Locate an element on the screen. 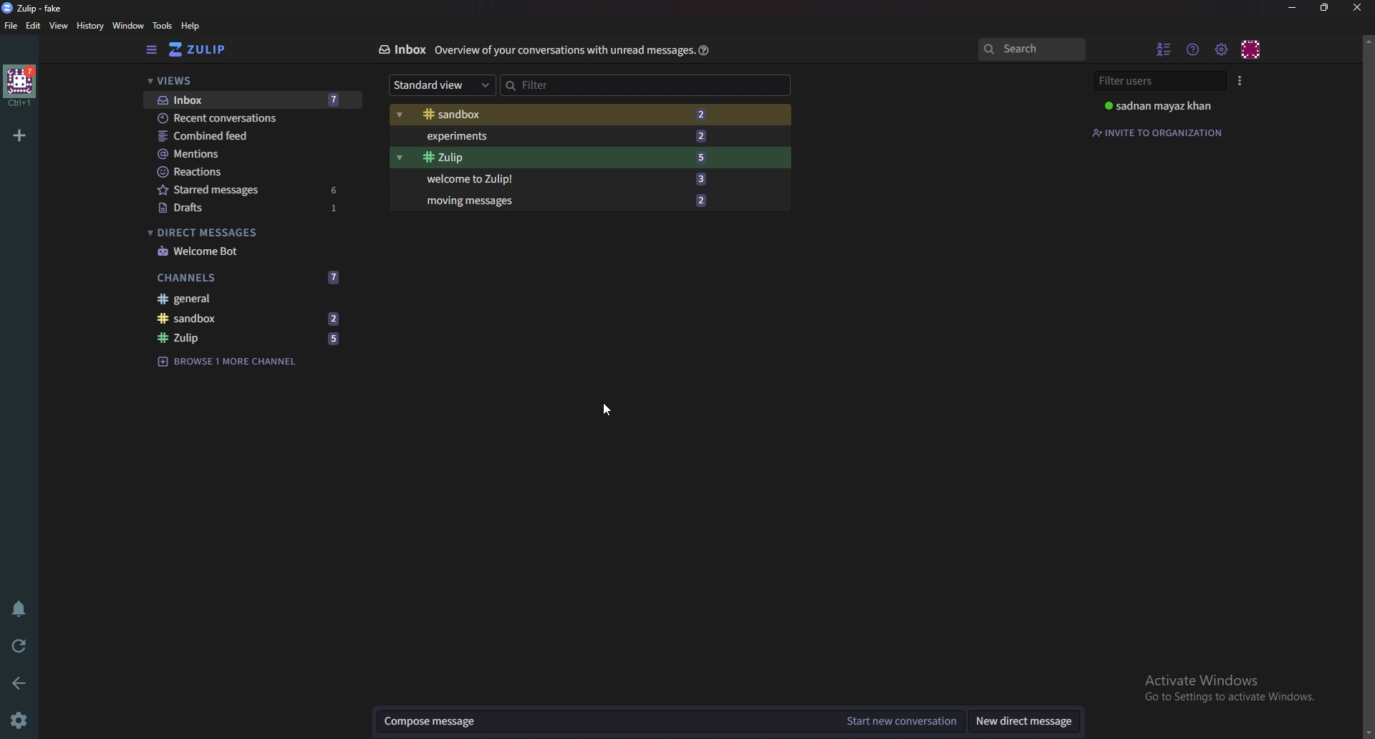 This screenshot has width=1375, height=739. sandbox is located at coordinates (254, 318).